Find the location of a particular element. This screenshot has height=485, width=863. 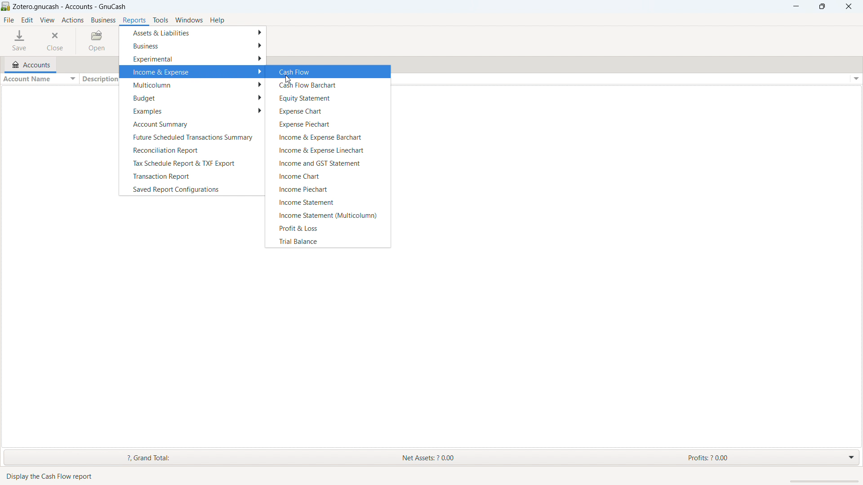

experimental is located at coordinates (193, 59).